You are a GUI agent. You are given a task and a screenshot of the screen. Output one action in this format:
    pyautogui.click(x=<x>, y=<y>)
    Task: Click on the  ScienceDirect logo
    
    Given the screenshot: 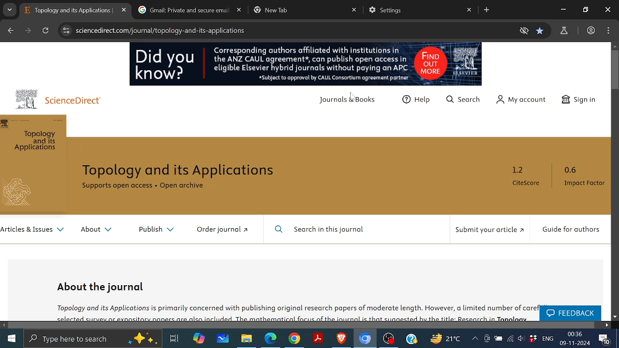 What is the action you would take?
    pyautogui.click(x=56, y=99)
    